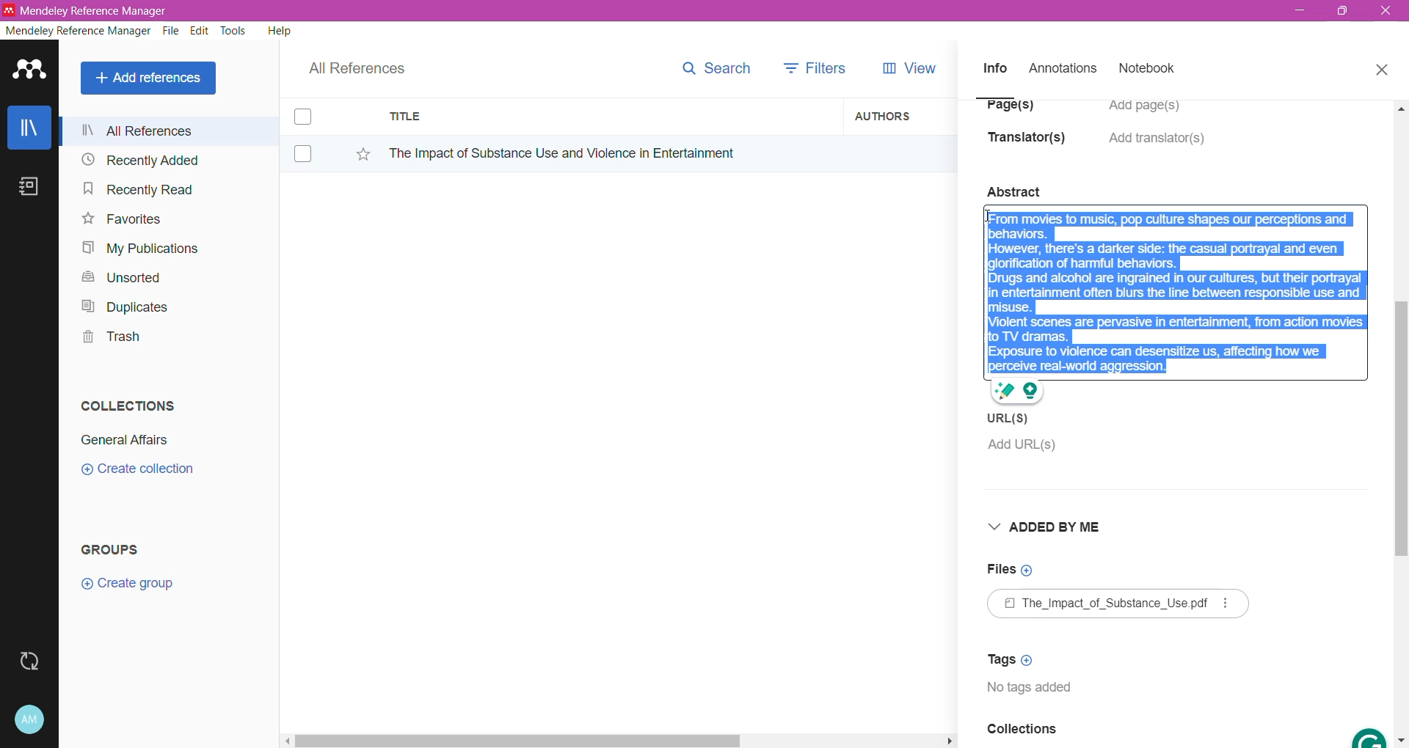 The height and width of the screenshot is (748, 1409). I want to click on Edit, so click(200, 31).